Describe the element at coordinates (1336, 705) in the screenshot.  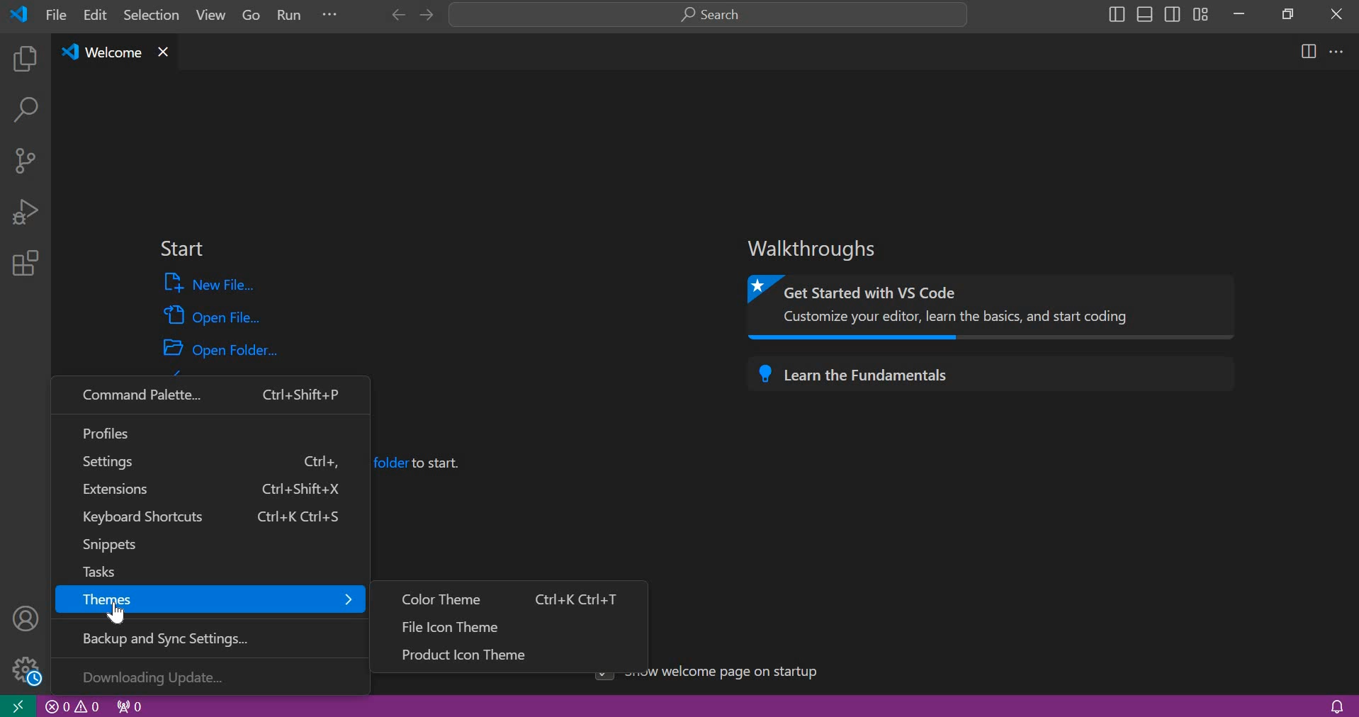
I see `no notifications` at that location.